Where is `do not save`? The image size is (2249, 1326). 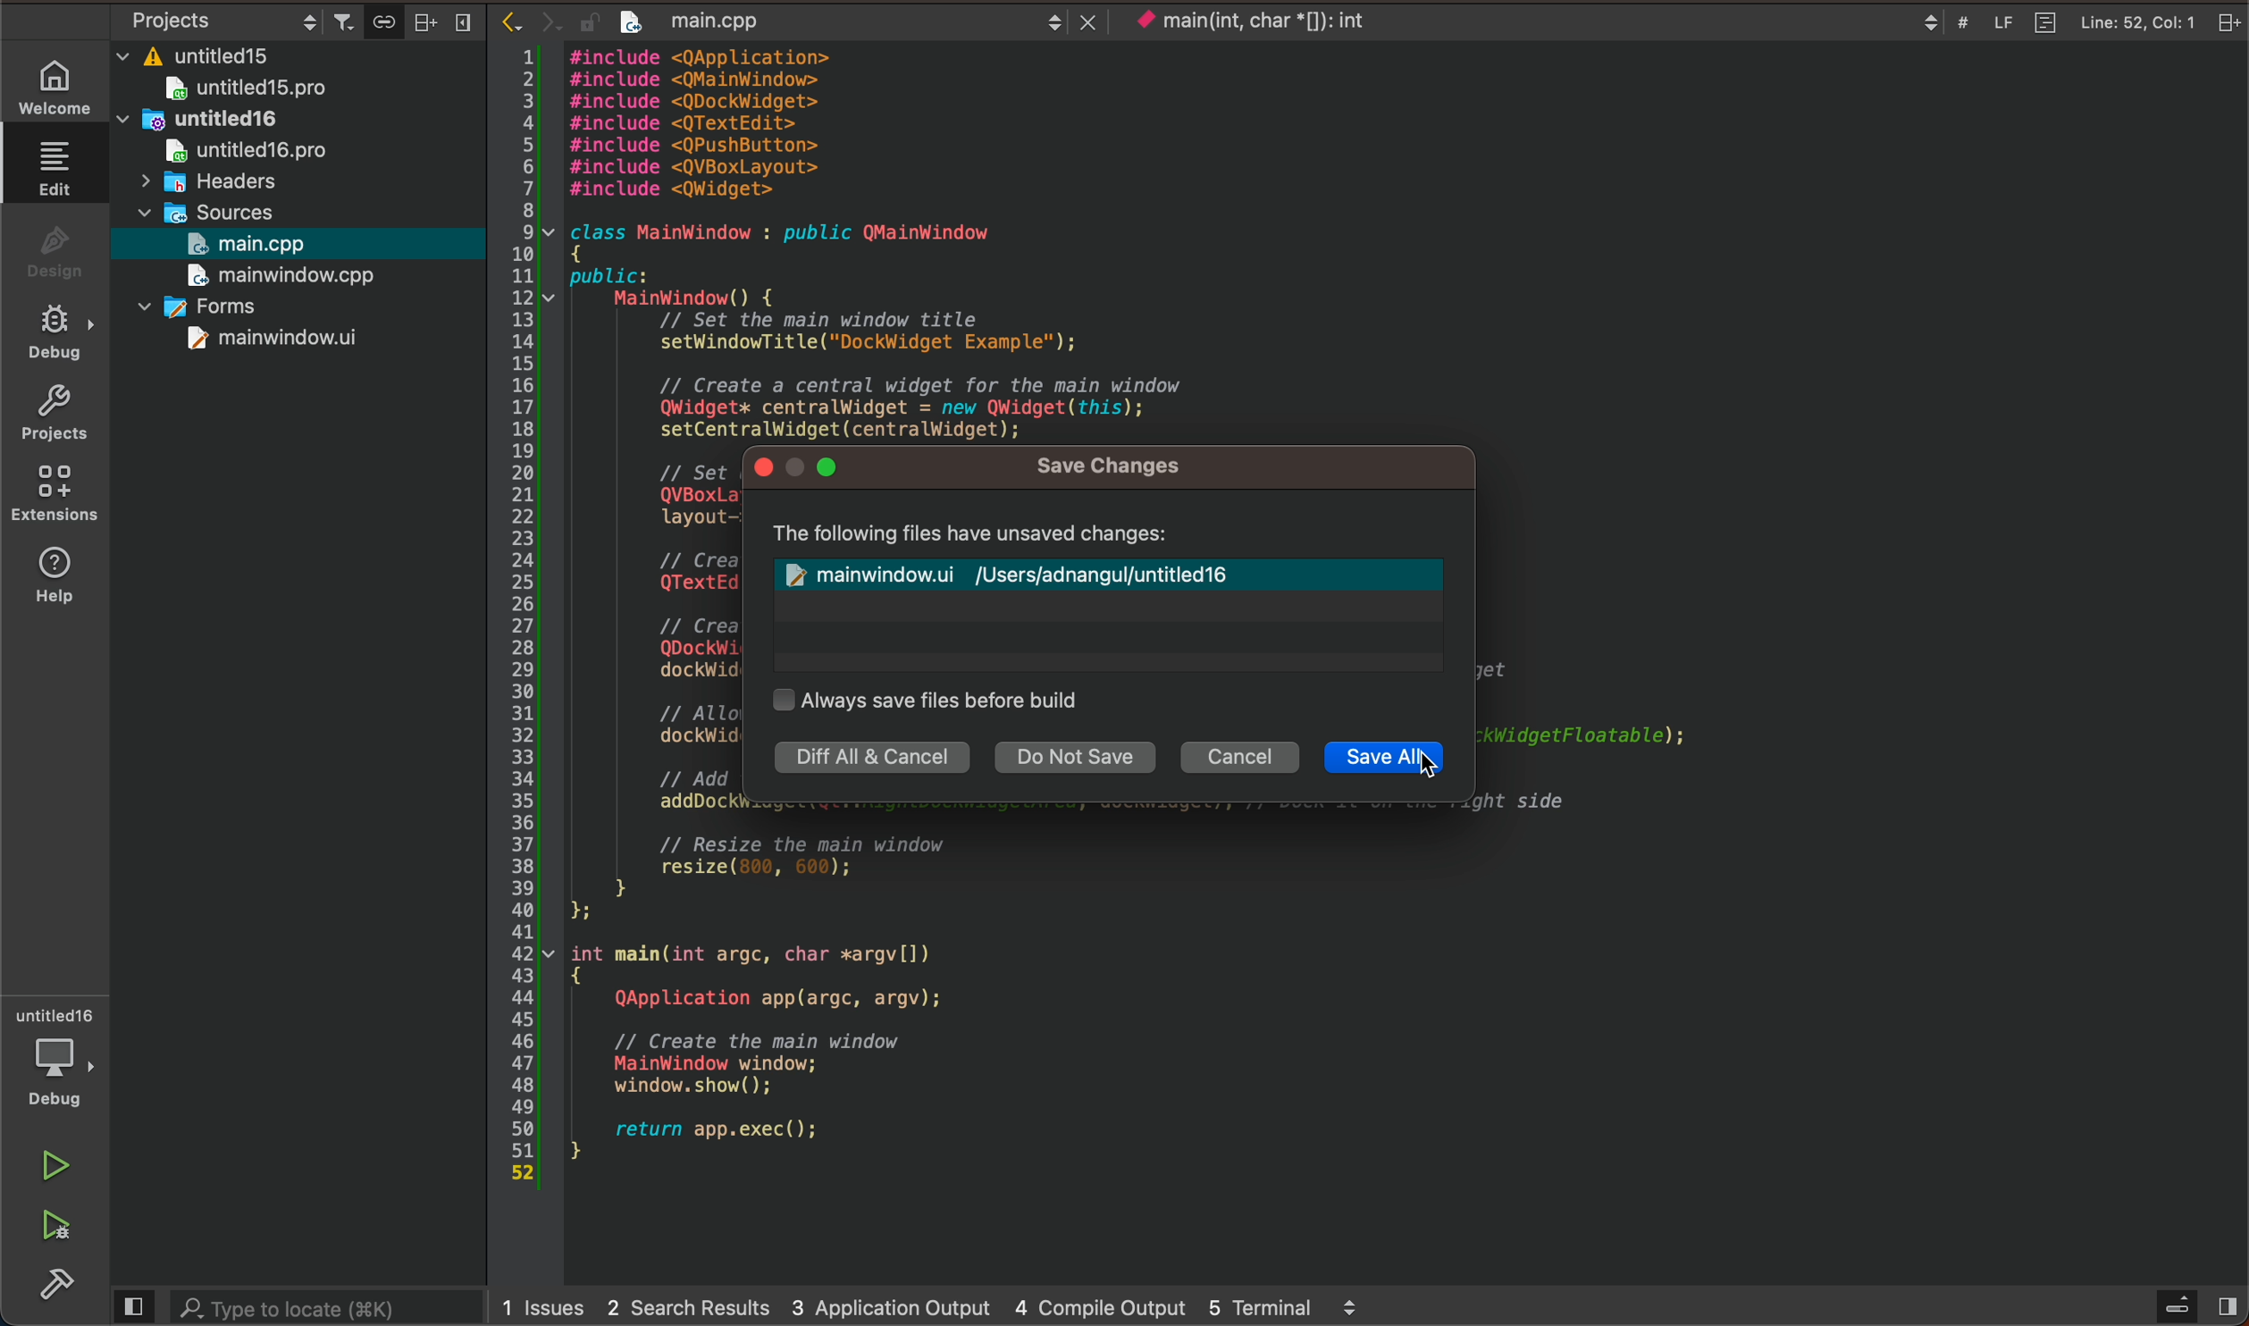
do not save is located at coordinates (1075, 758).